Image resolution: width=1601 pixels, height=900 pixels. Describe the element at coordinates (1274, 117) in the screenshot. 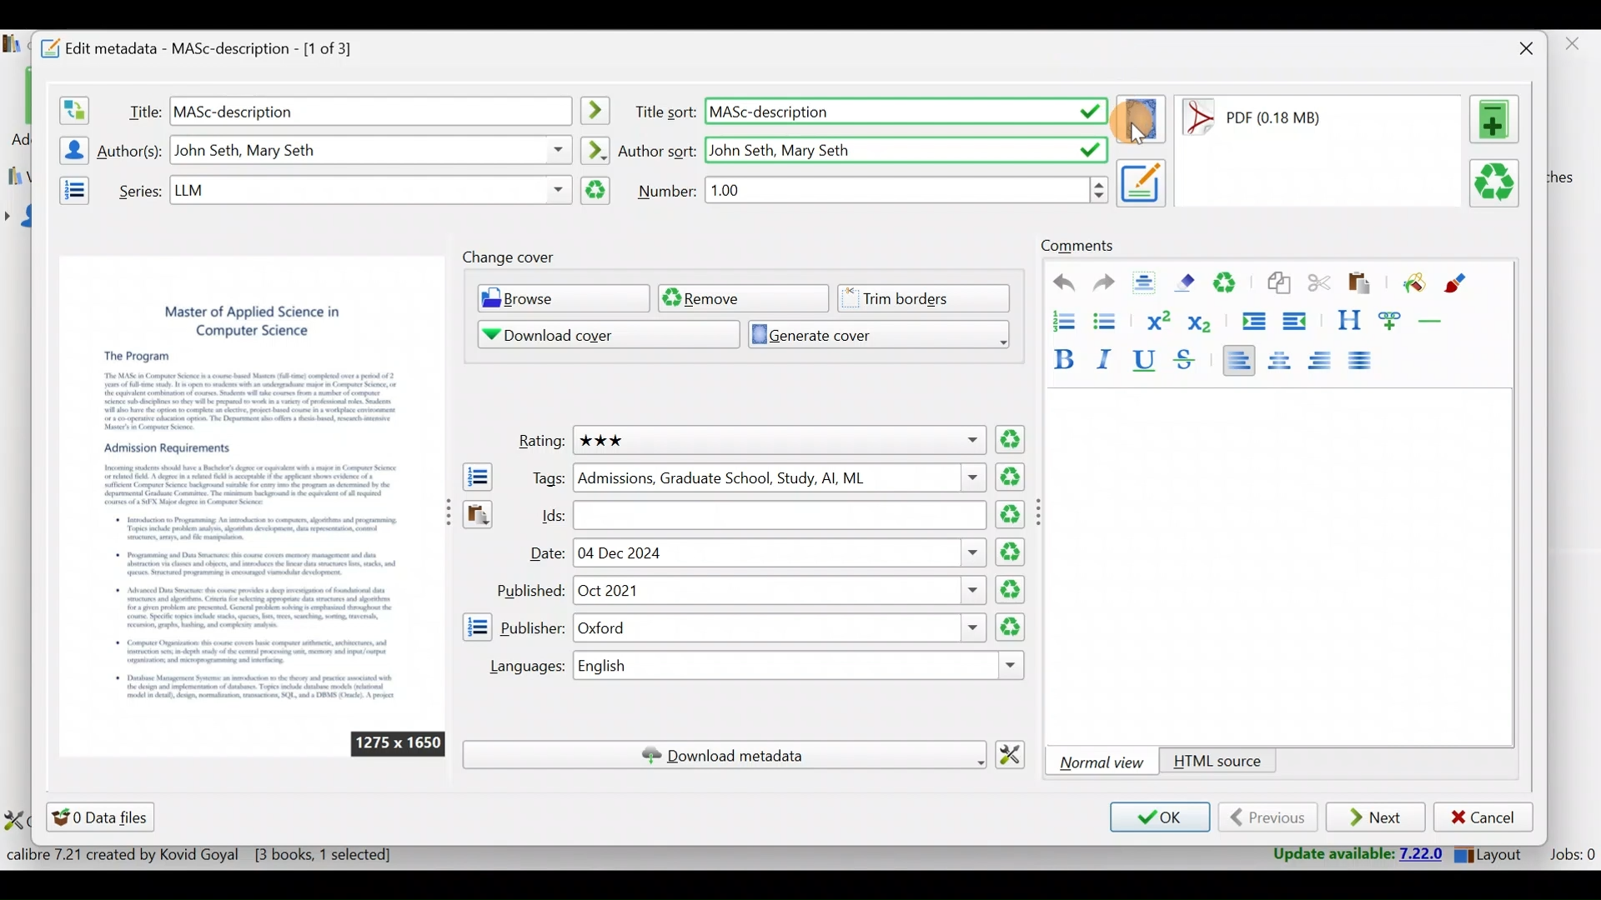

I see `Last modified` at that location.